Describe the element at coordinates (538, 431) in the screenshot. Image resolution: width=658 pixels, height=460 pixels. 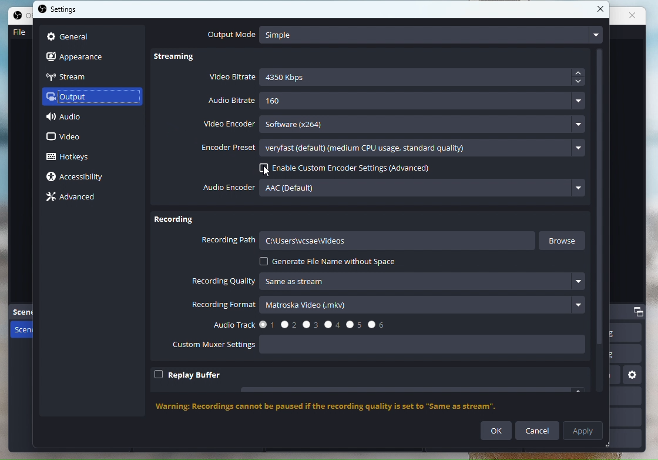
I see `Cancel` at that location.